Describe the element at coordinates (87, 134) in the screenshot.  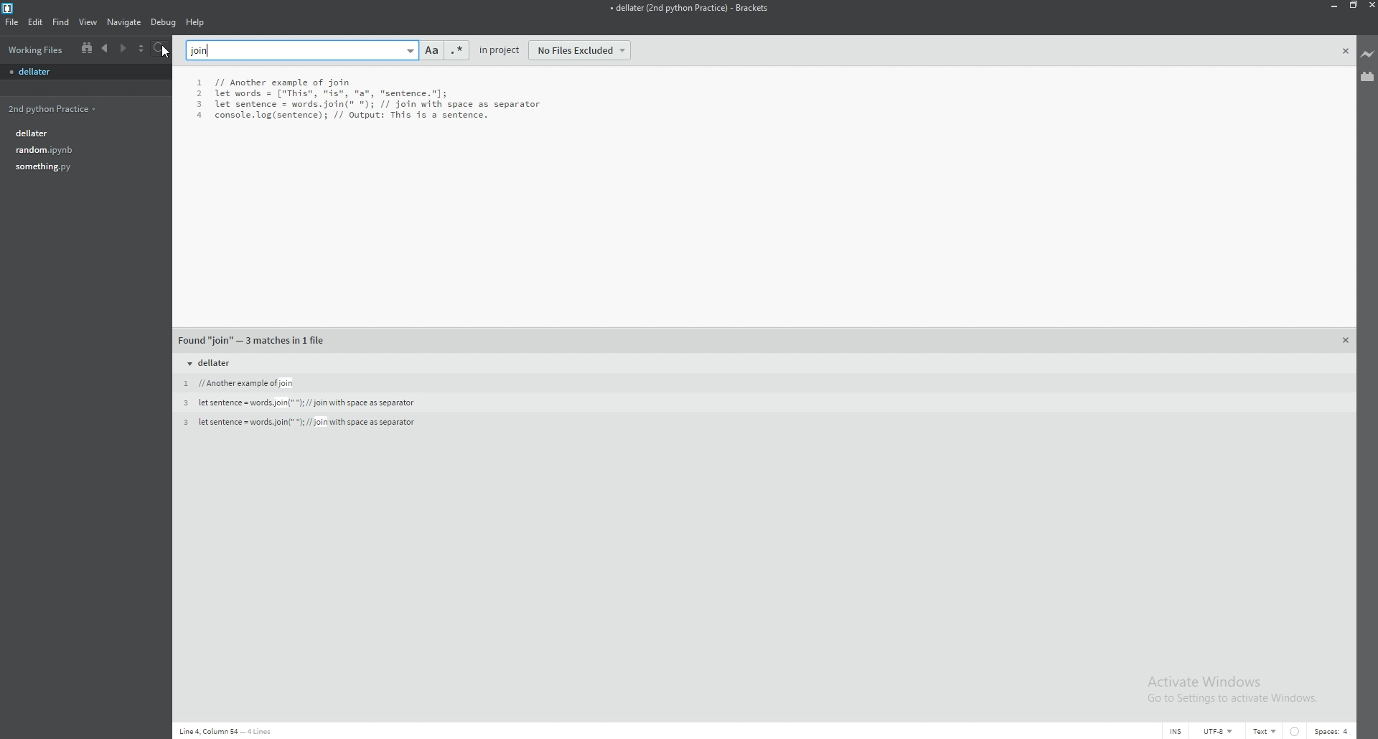
I see `dellater` at that location.